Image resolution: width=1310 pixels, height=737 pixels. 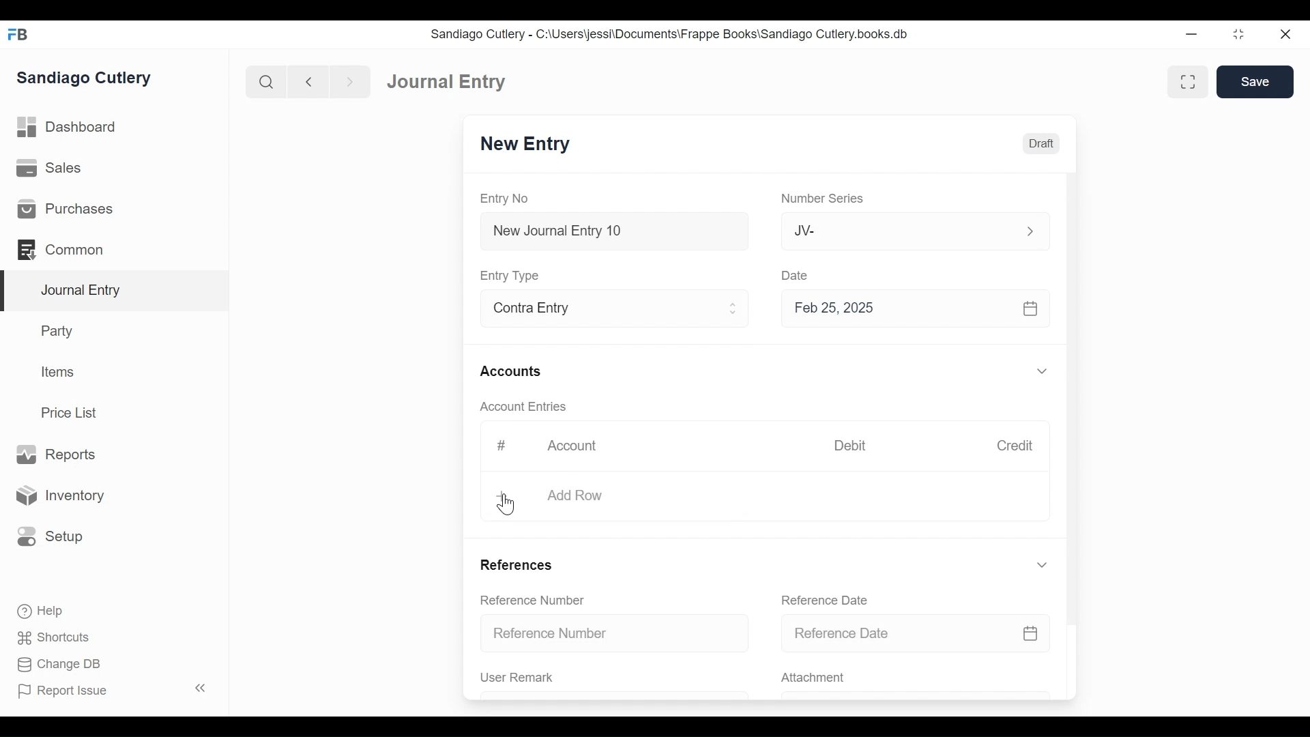 What do you see at coordinates (50, 535) in the screenshot?
I see `Setup` at bounding box center [50, 535].